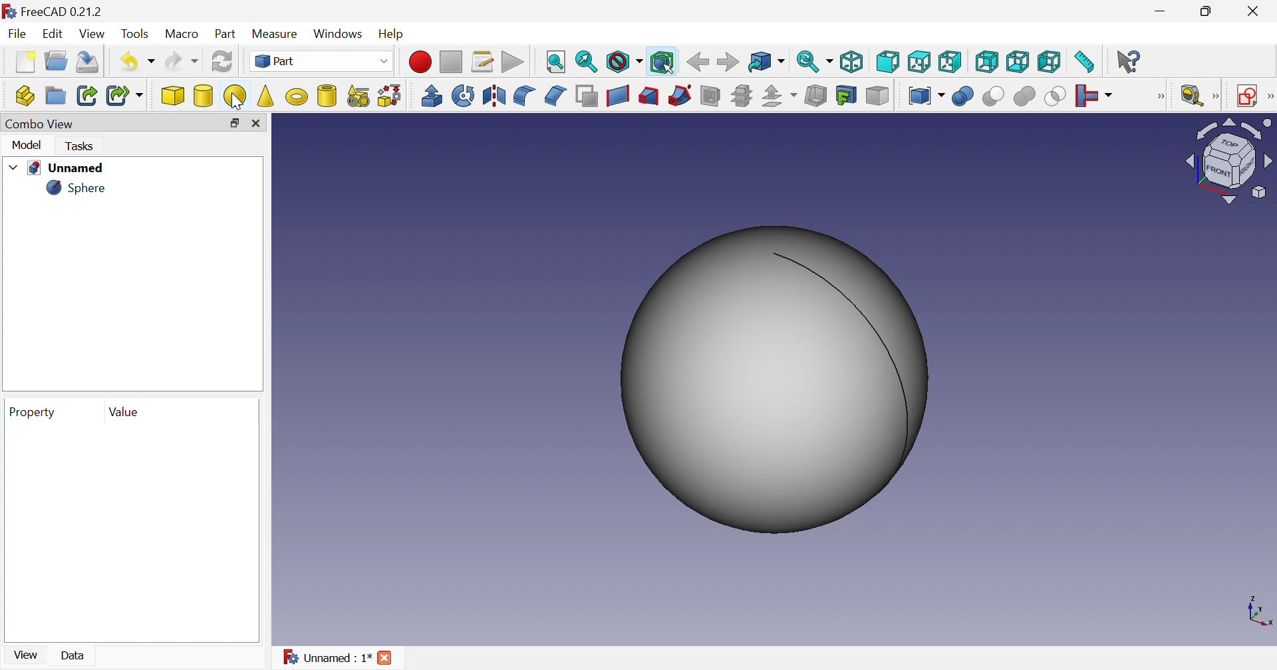  Describe the element at coordinates (1210, 11) in the screenshot. I see `Restore down` at that location.